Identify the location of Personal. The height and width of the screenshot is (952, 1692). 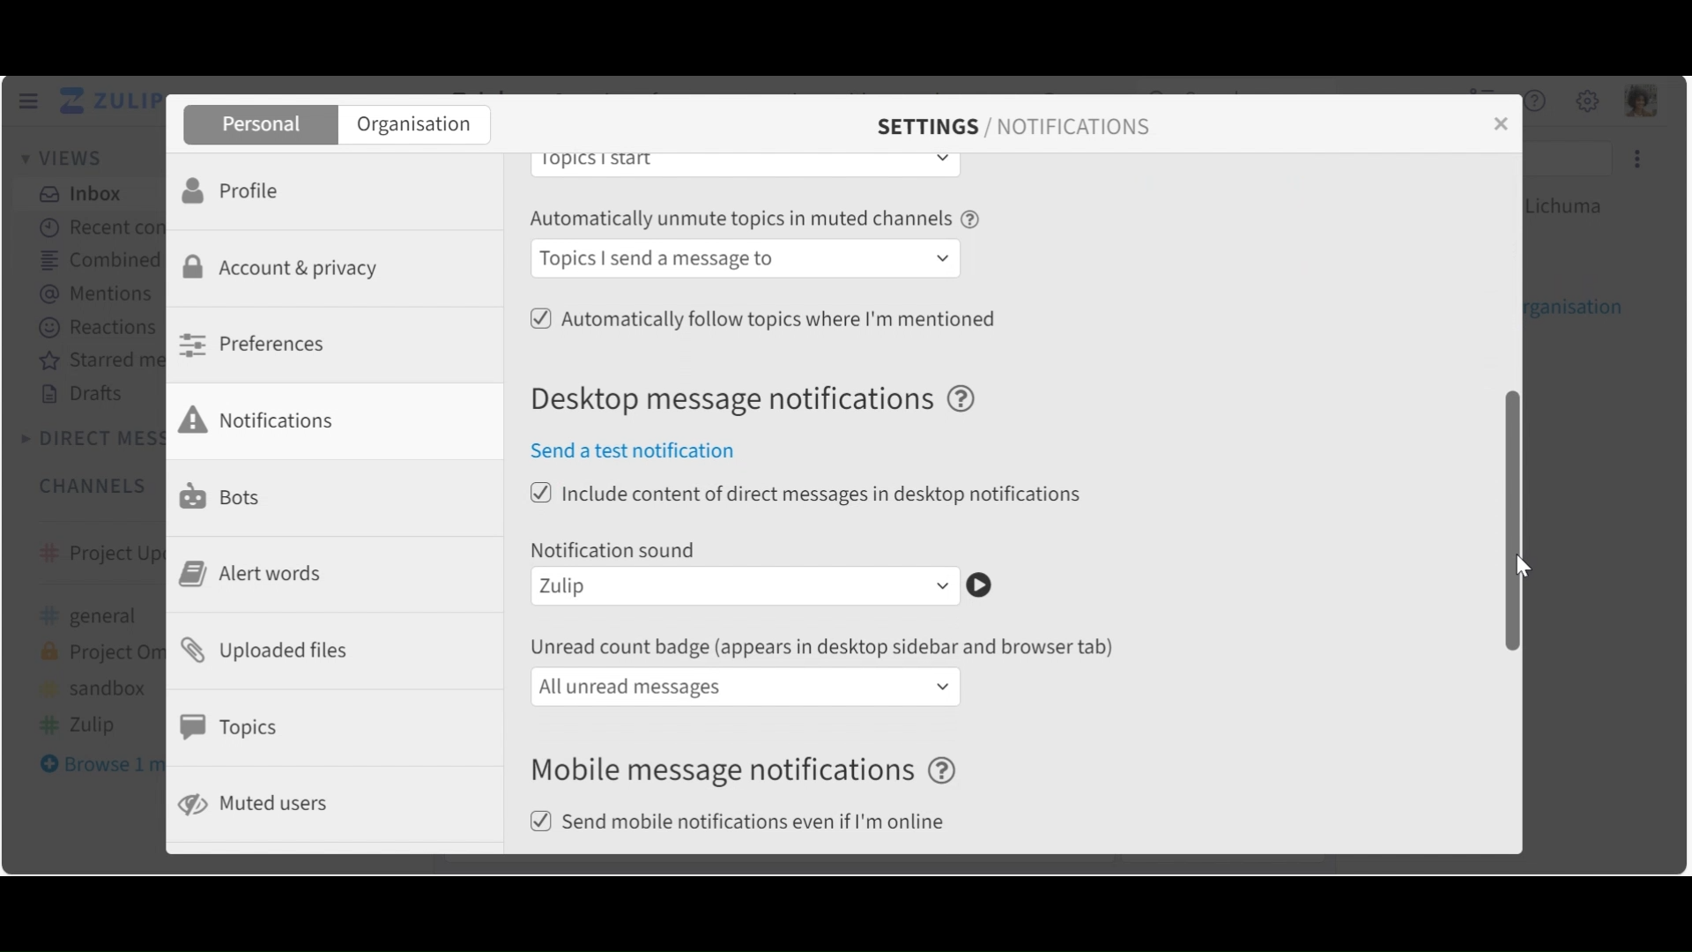
(258, 125).